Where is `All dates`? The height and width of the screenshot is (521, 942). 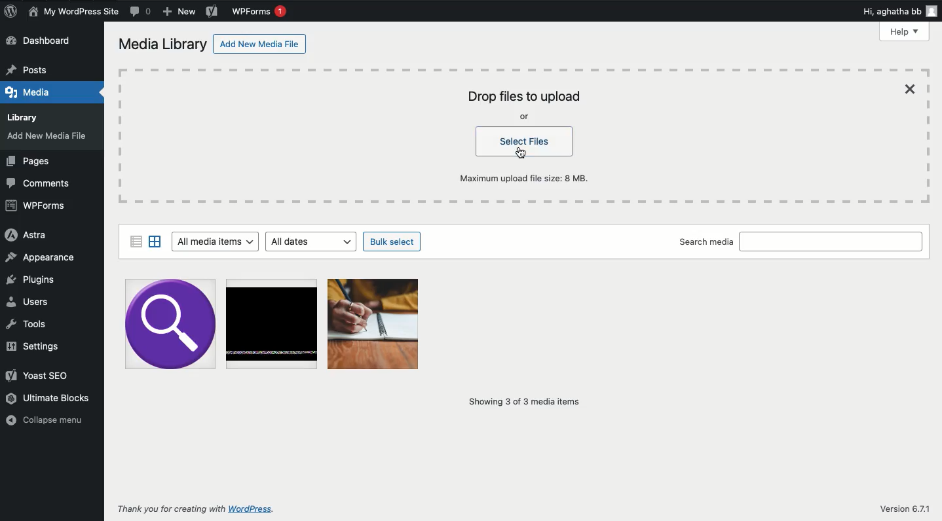 All dates is located at coordinates (314, 242).